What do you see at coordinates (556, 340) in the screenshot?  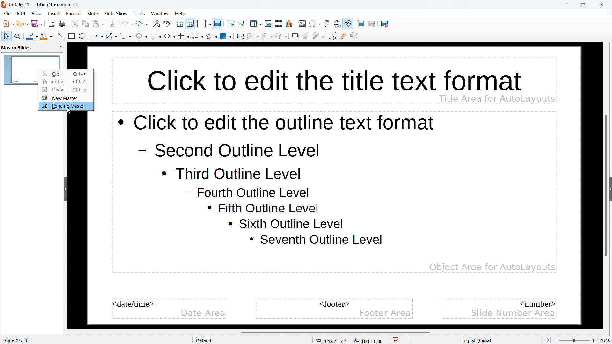 I see `zoom out` at bounding box center [556, 340].